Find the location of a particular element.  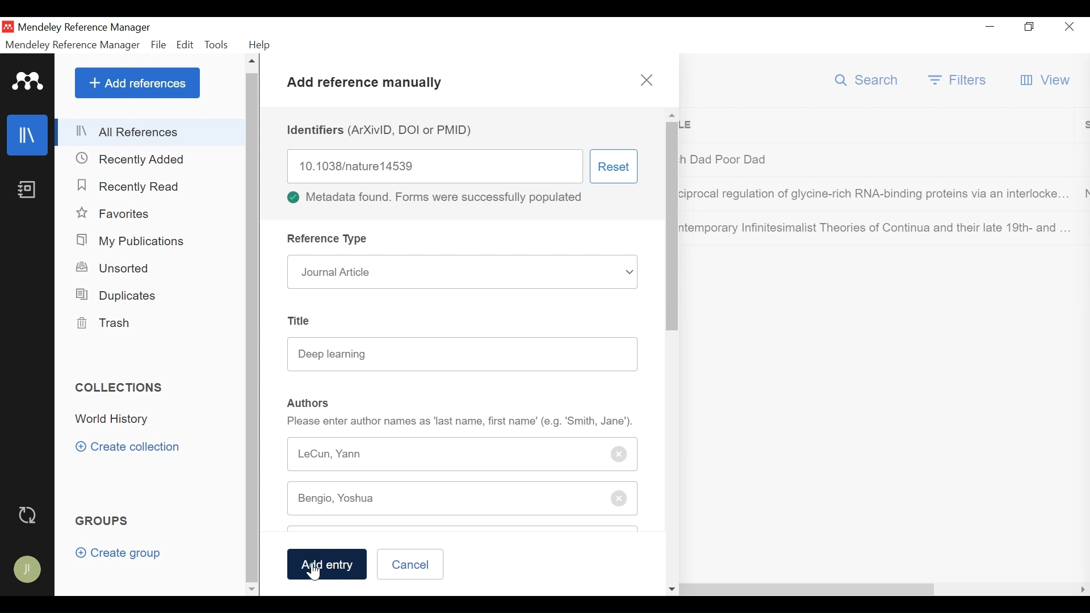

Scroll down is located at coordinates (250, 591).